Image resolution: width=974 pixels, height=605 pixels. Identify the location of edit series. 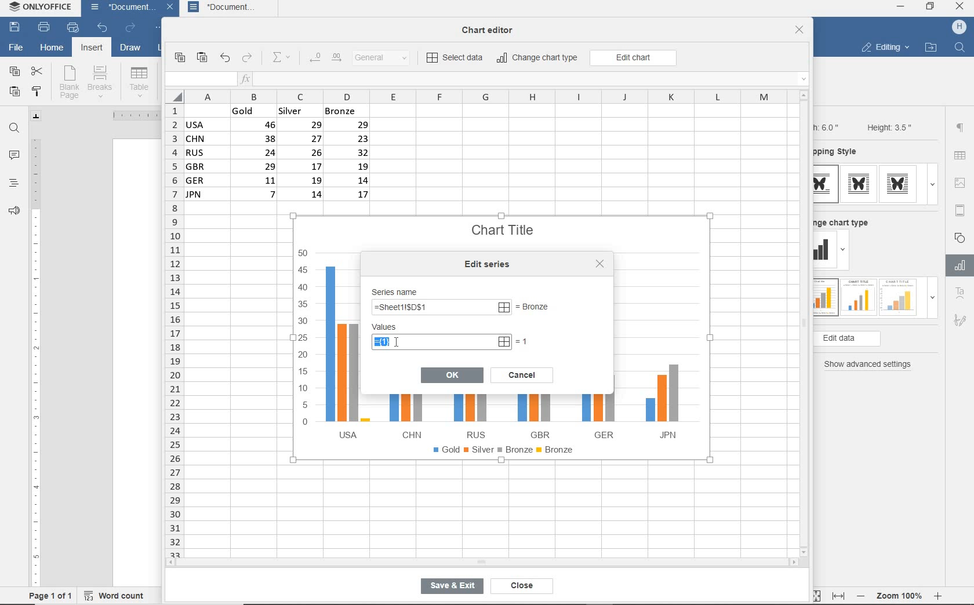
(490, 264).